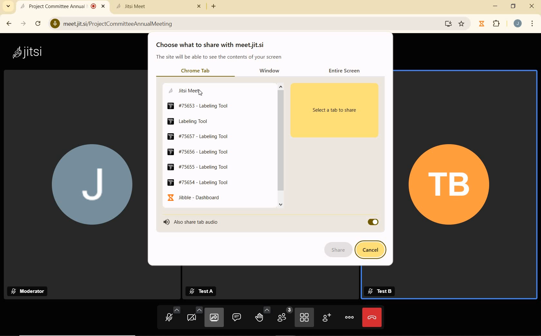  I want to click on CHOOSE WHAT TO SHARE WITH MEET.JIT.SI, so click(214, 45).